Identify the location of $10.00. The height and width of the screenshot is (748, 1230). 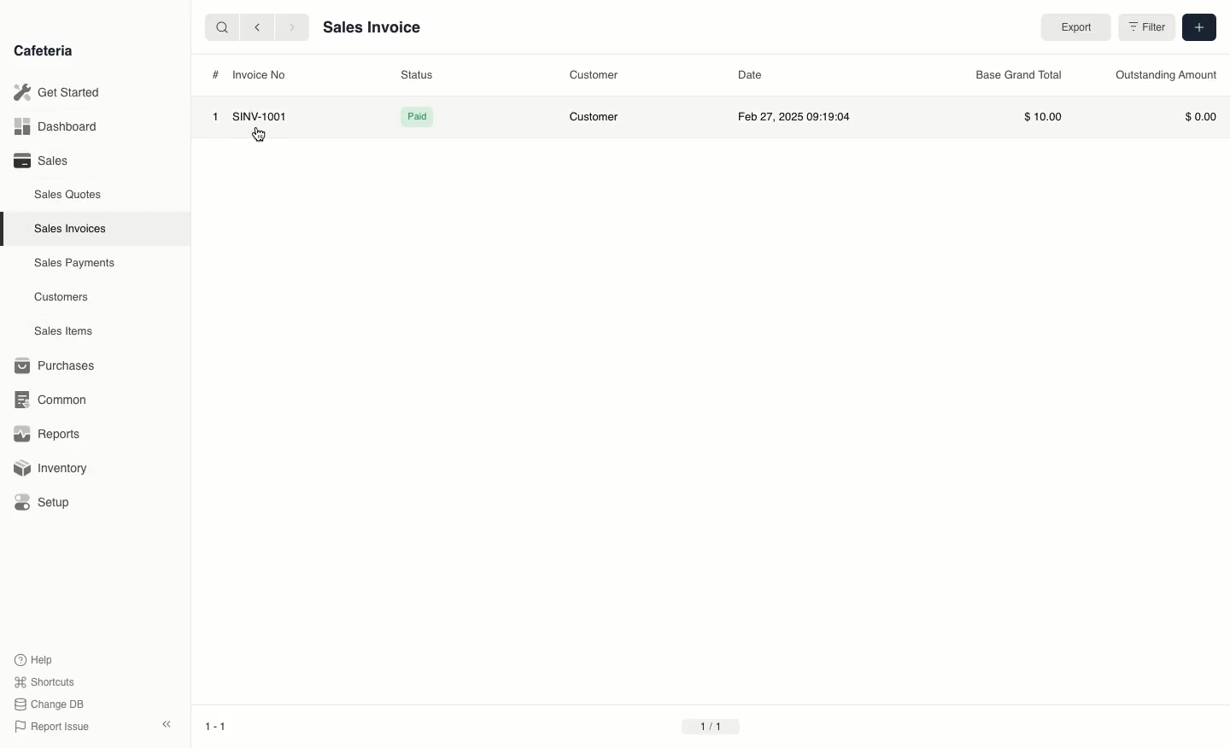
(1043, 115).